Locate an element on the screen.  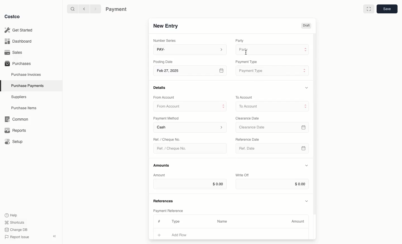
Draft is located at coordinates (306, 26).